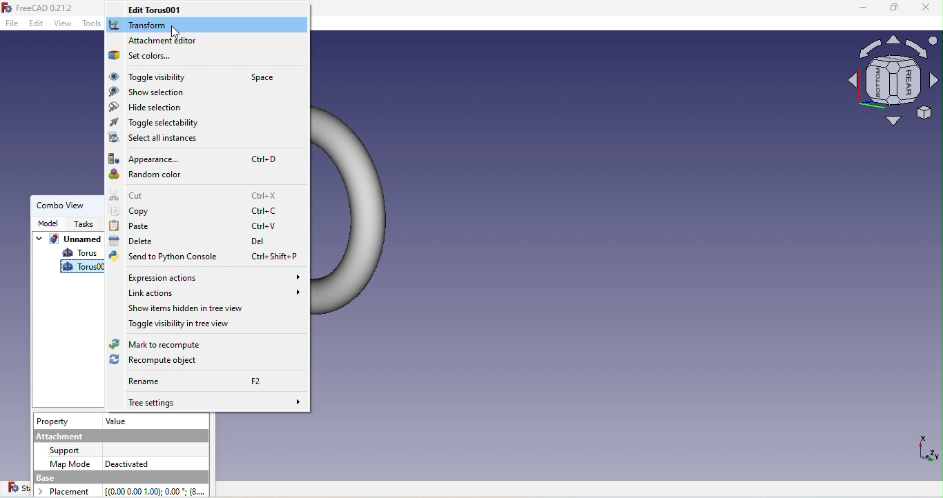 This screenshot has width=943, height=498. I want to click on Attachment editor, so click(167, 41).